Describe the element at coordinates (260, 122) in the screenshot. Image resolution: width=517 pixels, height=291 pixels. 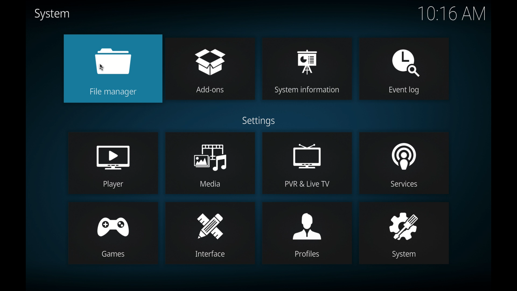
I see `settings` at that location.